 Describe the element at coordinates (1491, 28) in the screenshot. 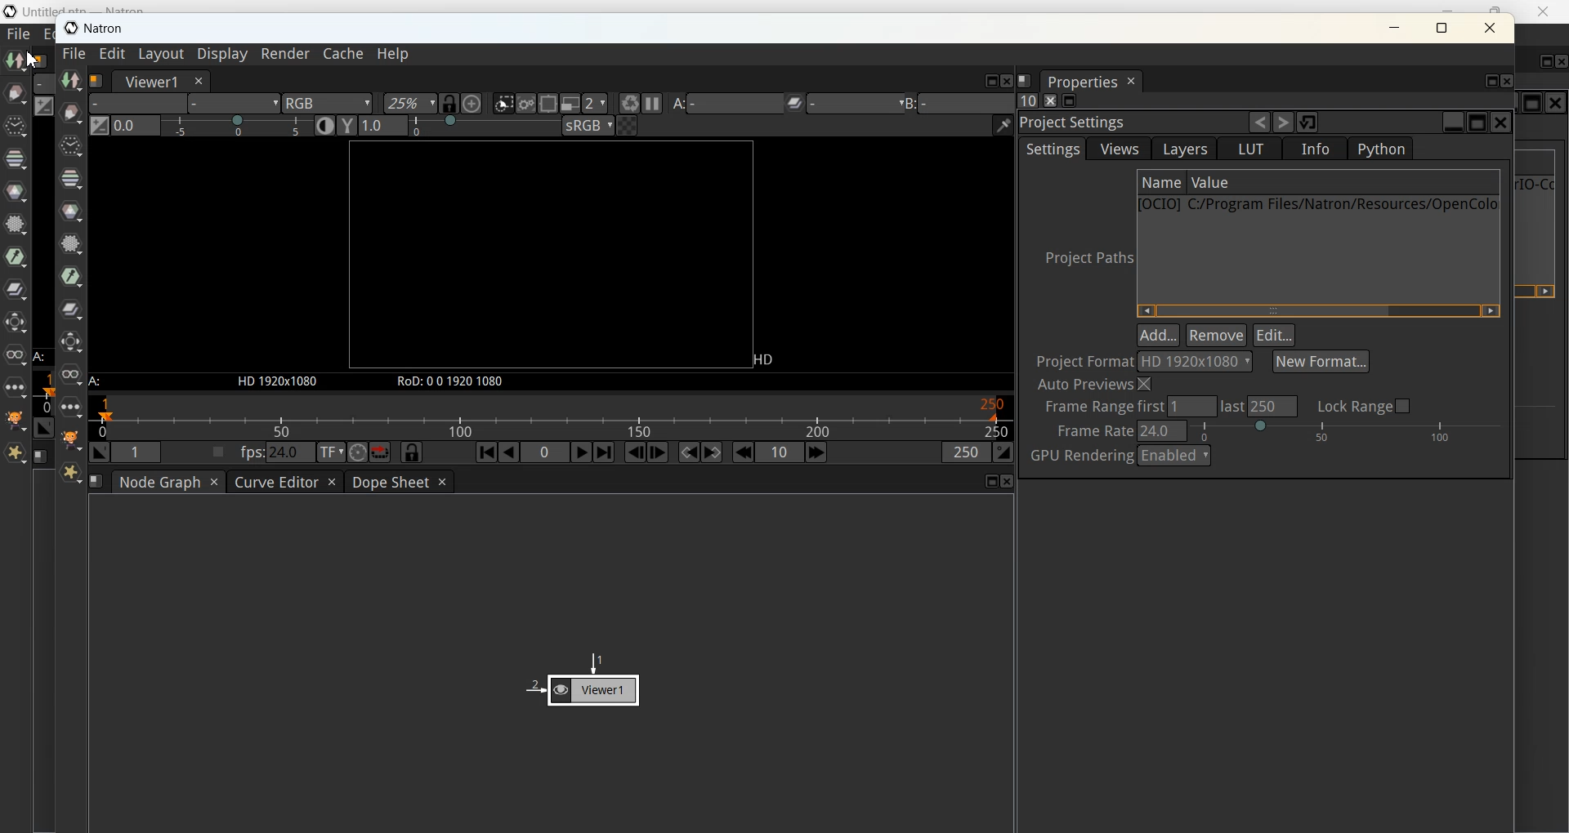

I see `Close` at that location.